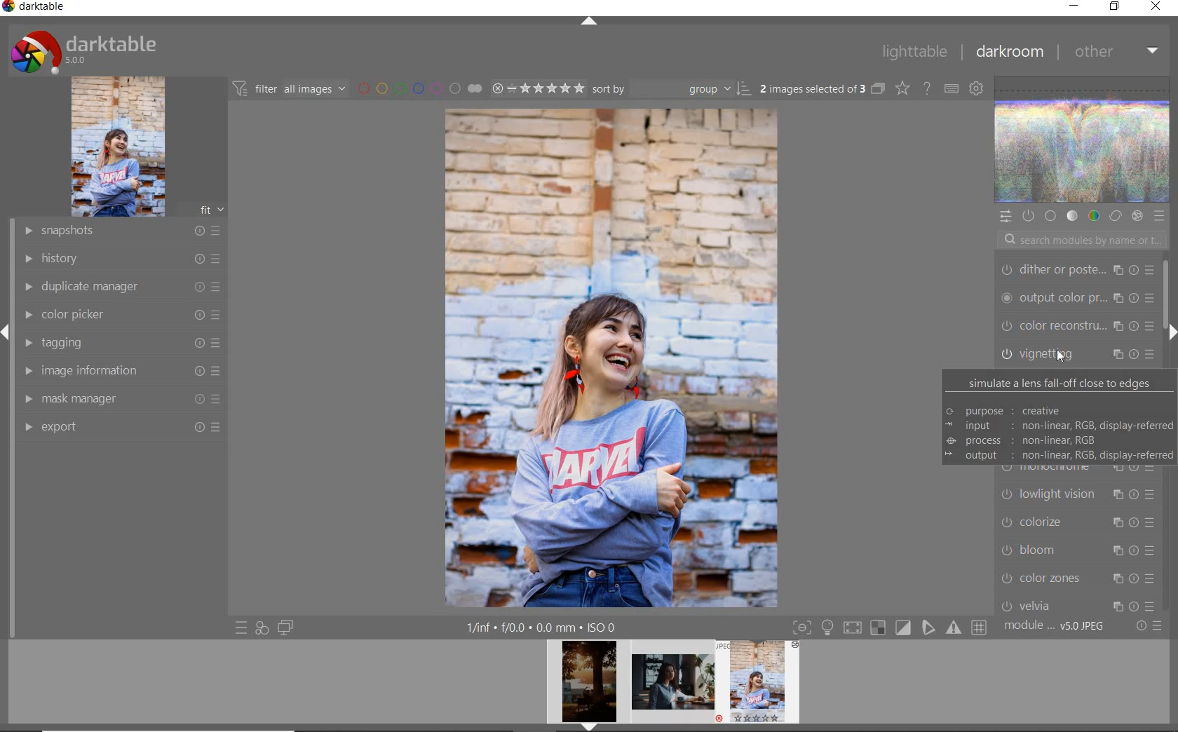  I want to click on toggle modes, so click(890, 626).